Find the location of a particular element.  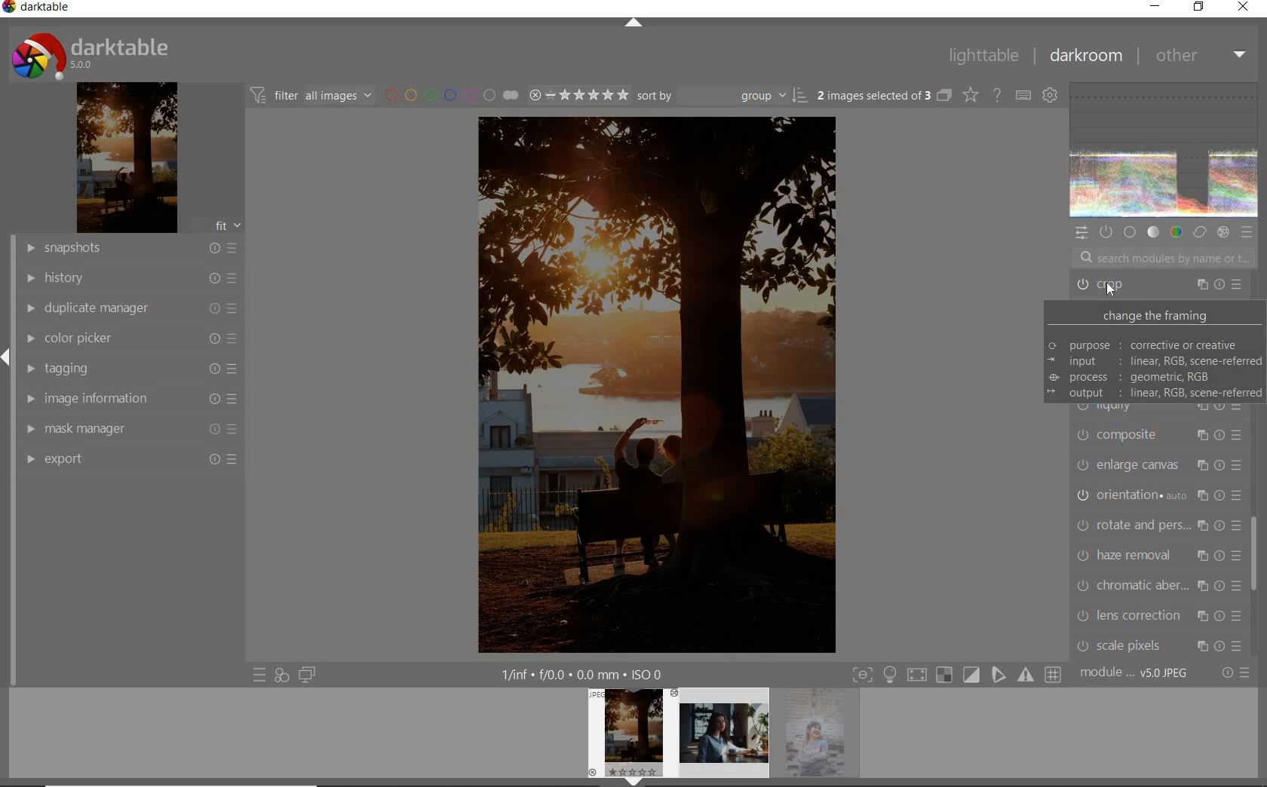

restore is located at coordinates (1198, 8).